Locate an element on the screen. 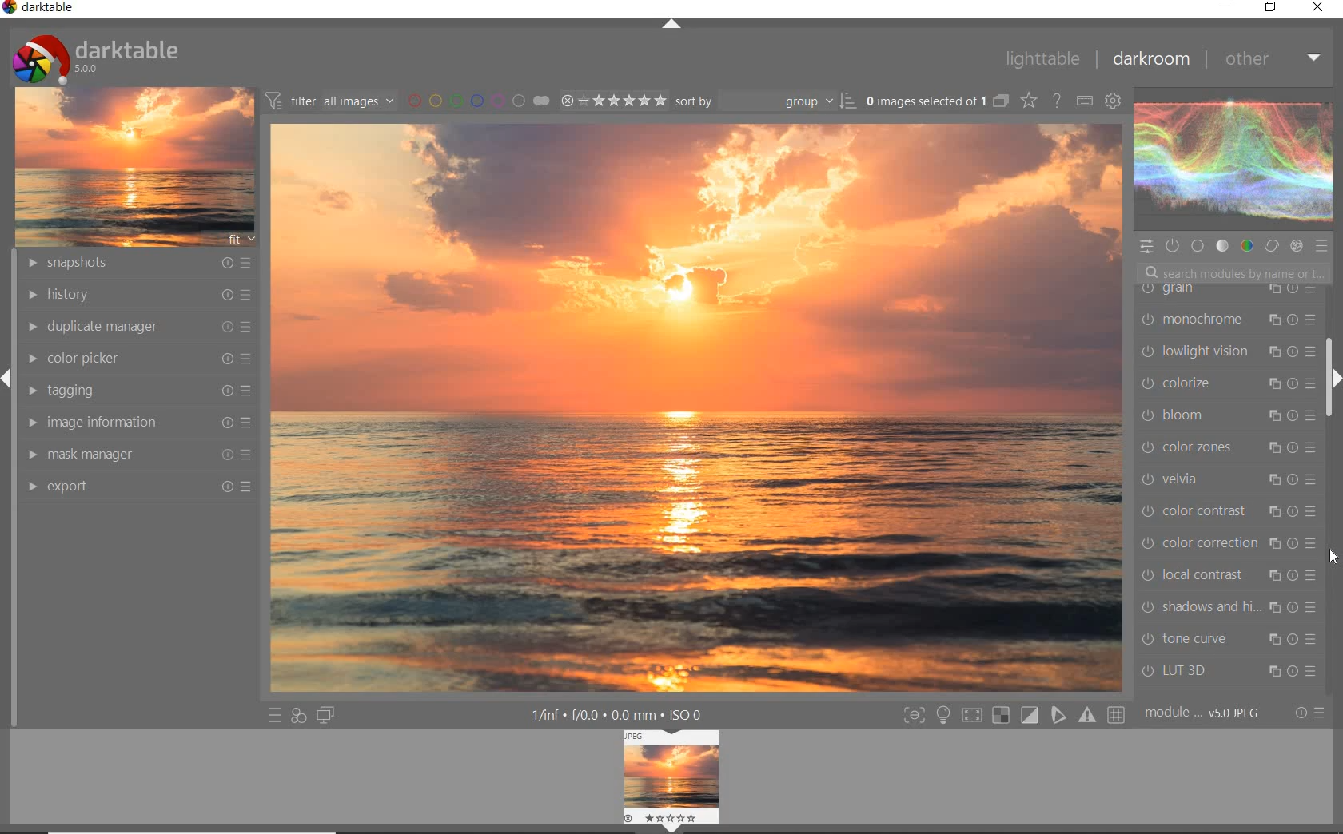  SELECTED IMAGE RANGE RATING is located at coordinates (614, 100).